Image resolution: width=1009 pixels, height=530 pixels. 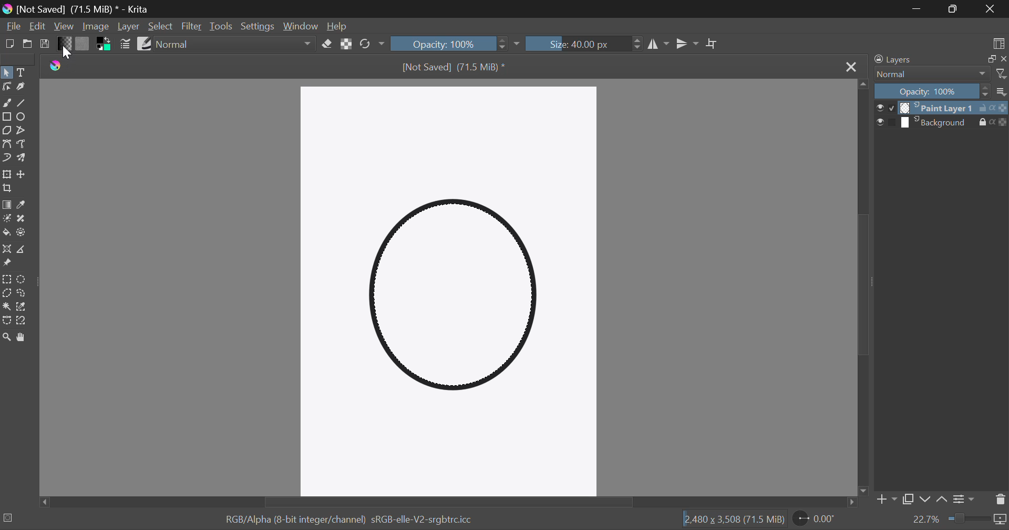 What do you see at coordinates (57, 66) in the screenshot?
I see `logo` at bounding box center [57, 66].